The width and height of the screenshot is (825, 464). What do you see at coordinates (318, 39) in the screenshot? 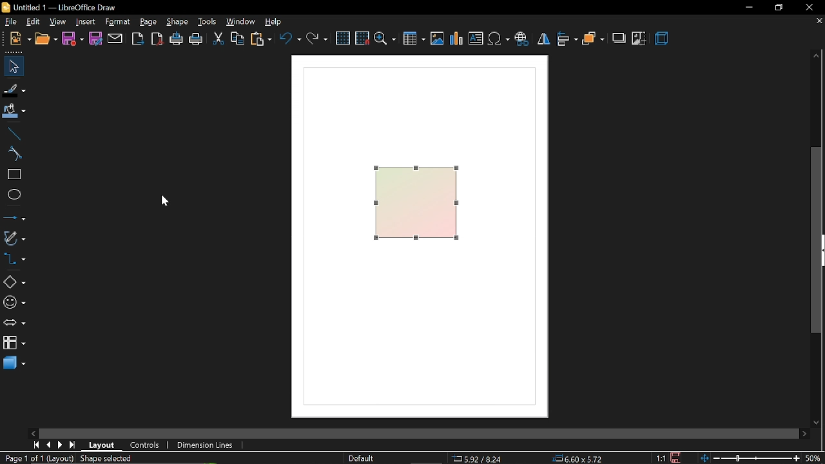
I see `redo` at bounding box center [318, 39].